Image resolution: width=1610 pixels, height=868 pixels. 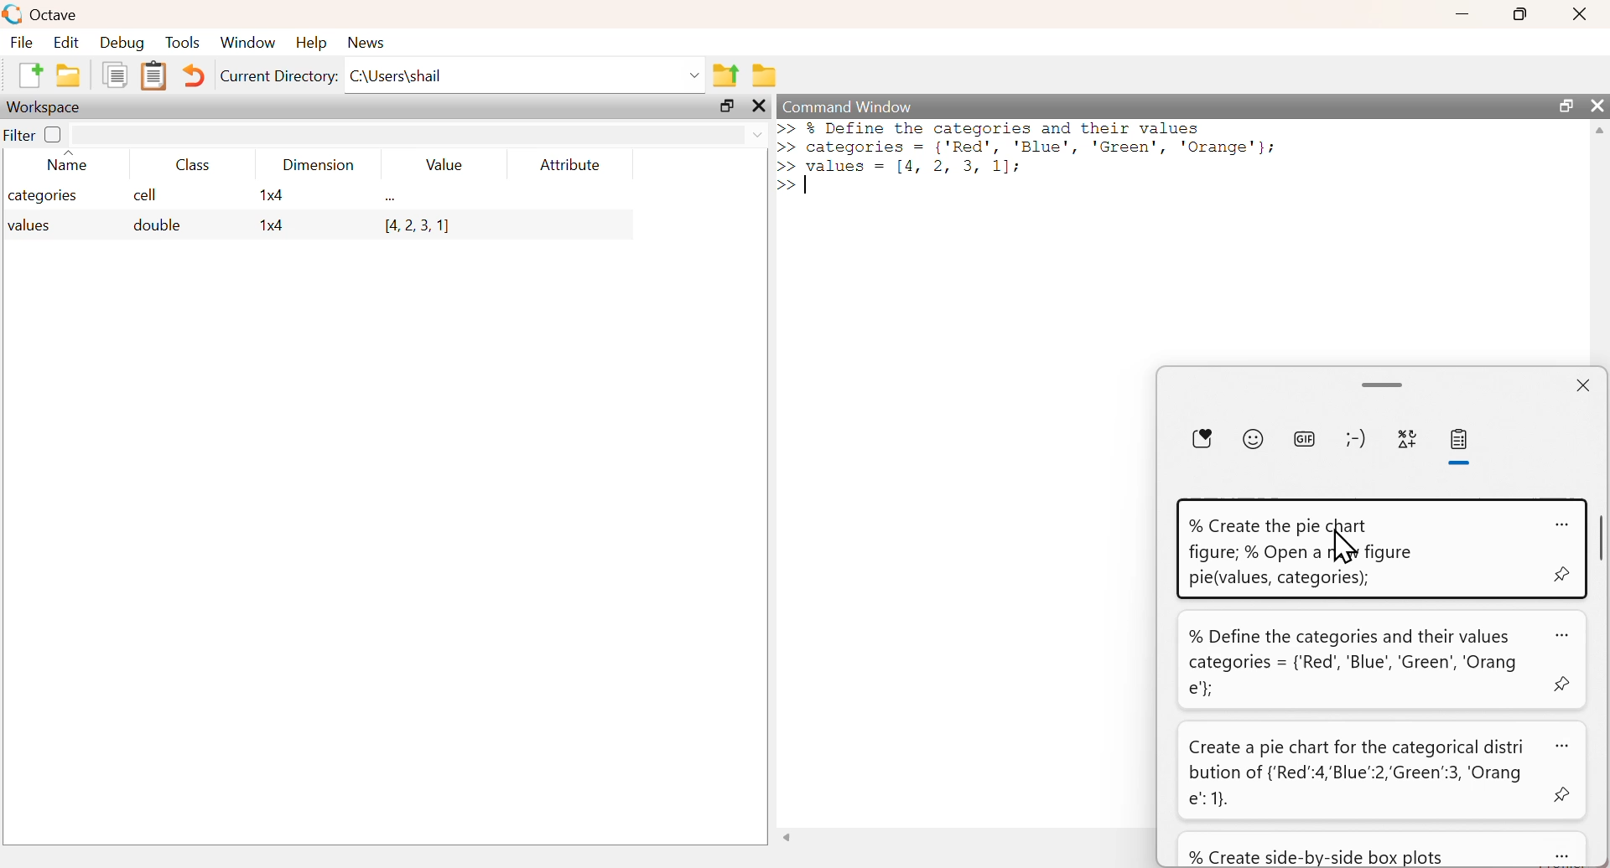 What do you see at coordinates (571, 165) in the screenshot?
I see `Attribute` at bounding box center [571, 165].